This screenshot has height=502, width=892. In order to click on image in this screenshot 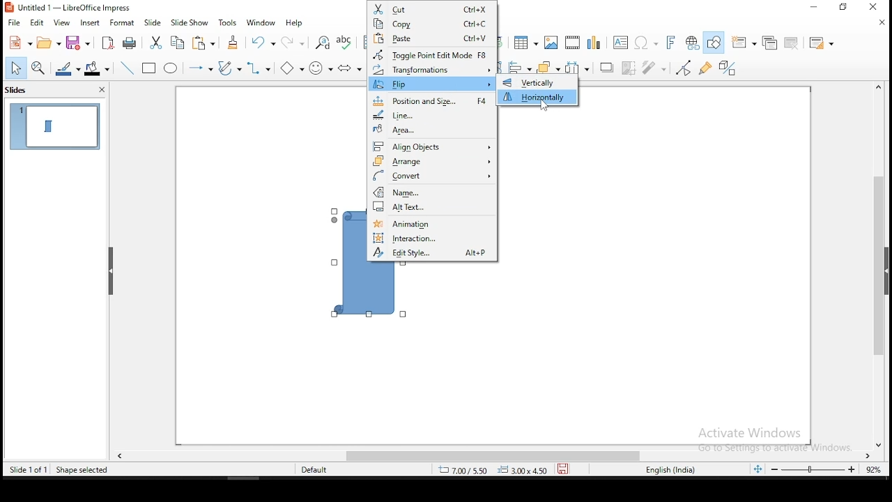, I will do `click(552, 43)`.